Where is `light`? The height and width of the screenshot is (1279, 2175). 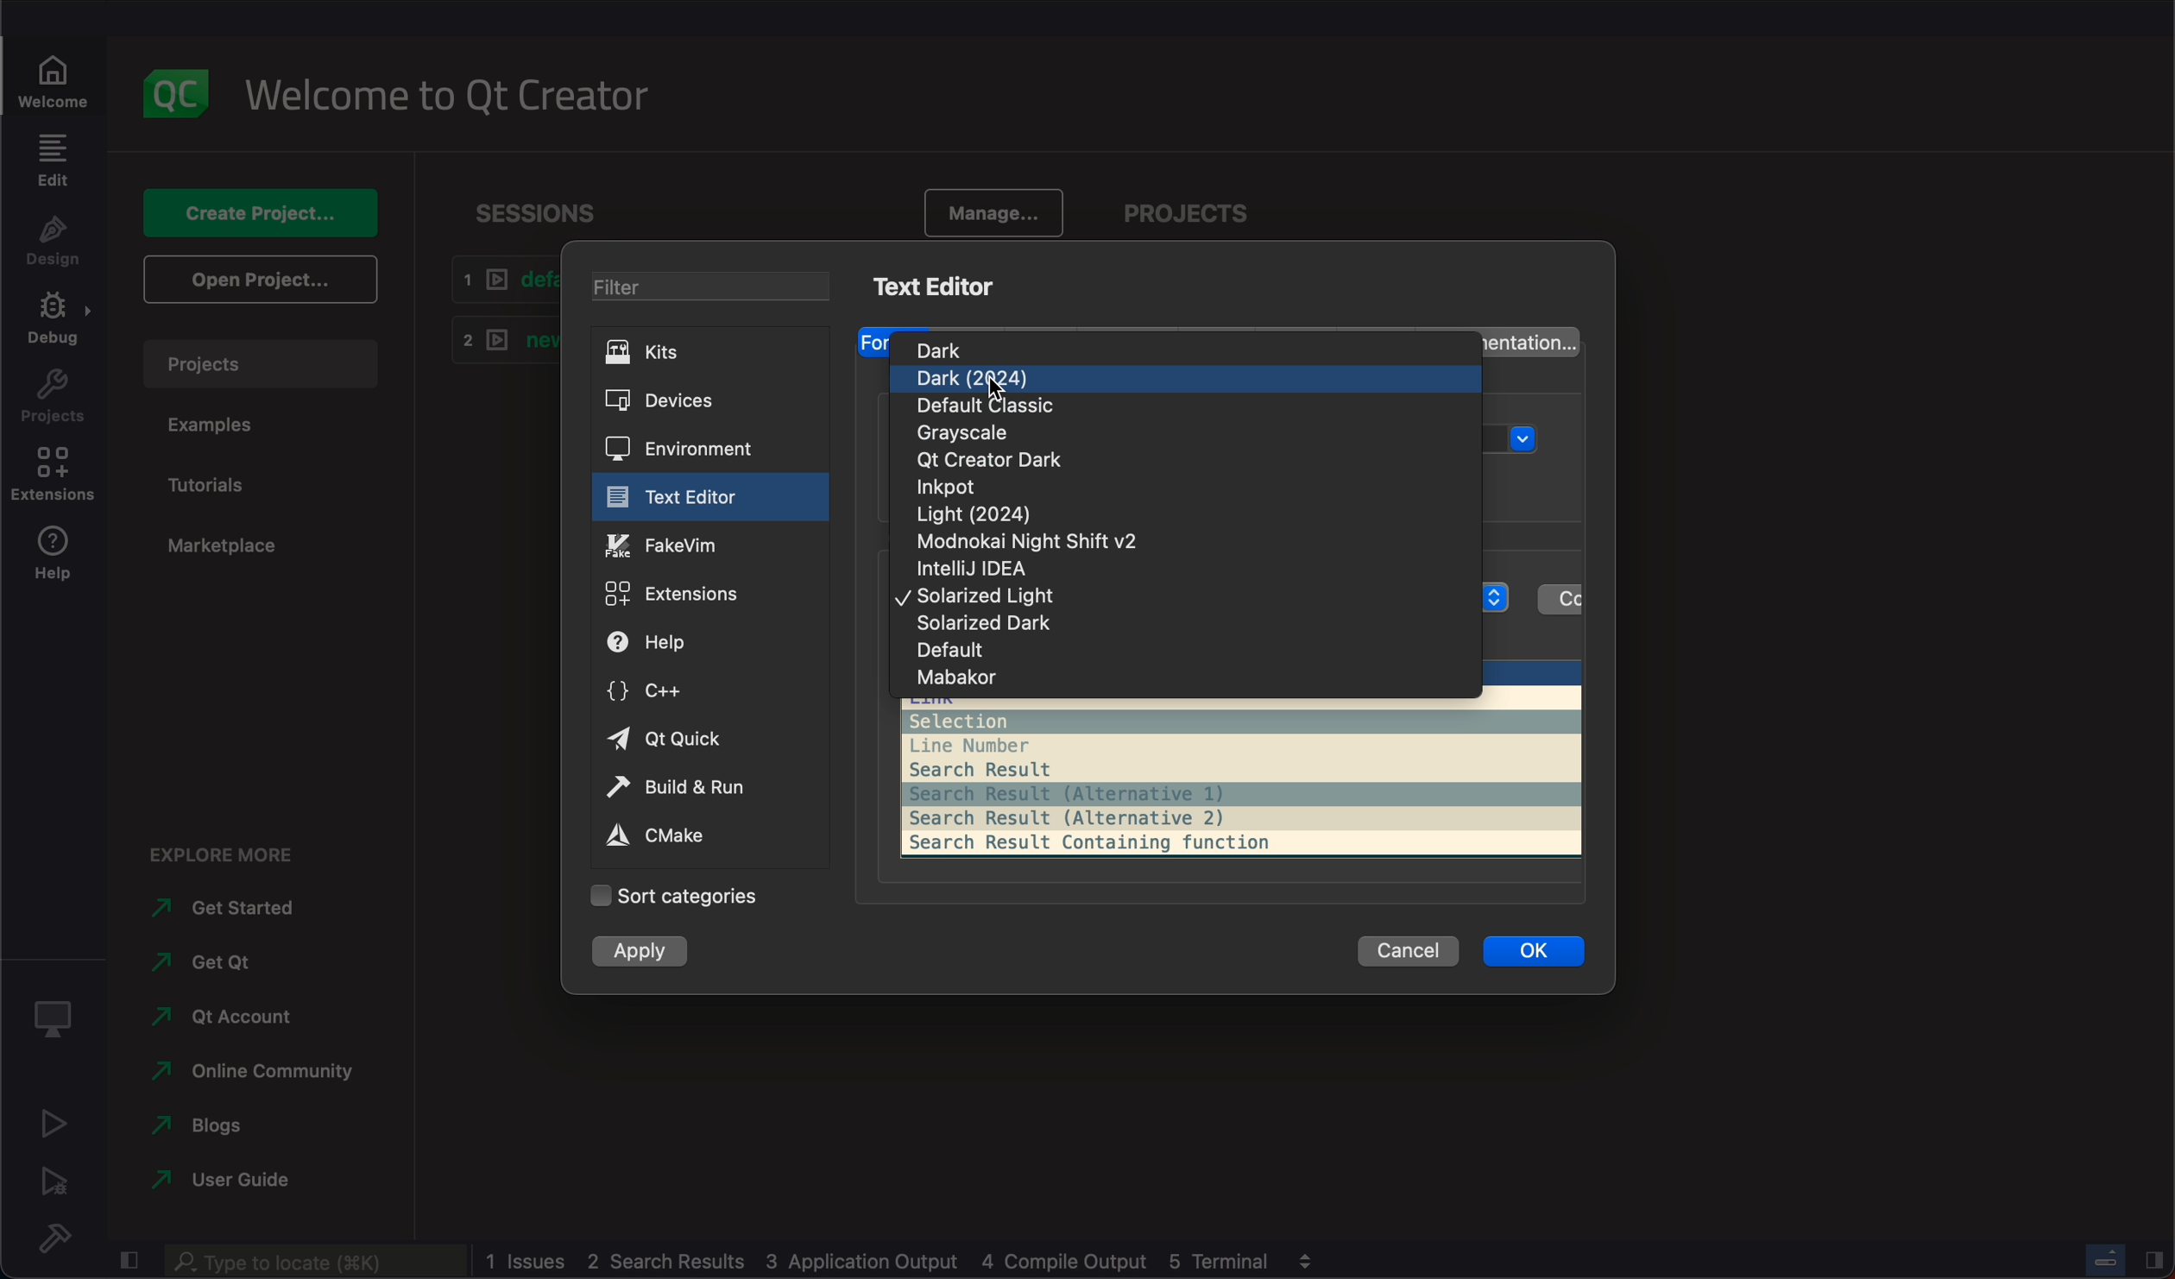 light is located at coordinates (980, 515).